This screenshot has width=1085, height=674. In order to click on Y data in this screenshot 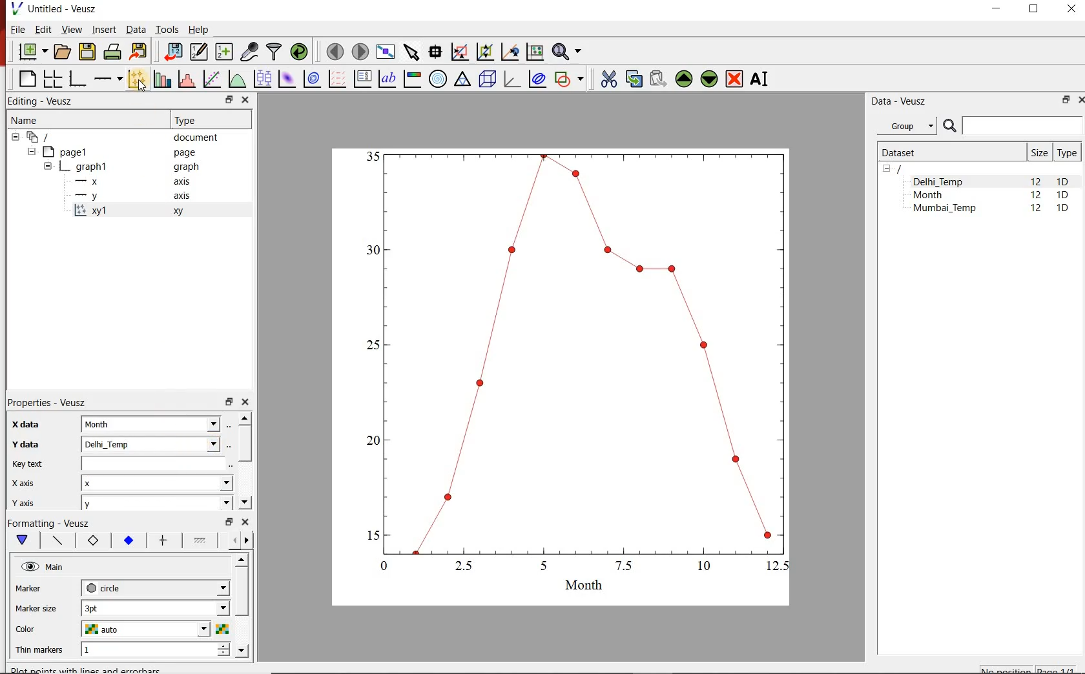, I will do `click(23, 444)`.